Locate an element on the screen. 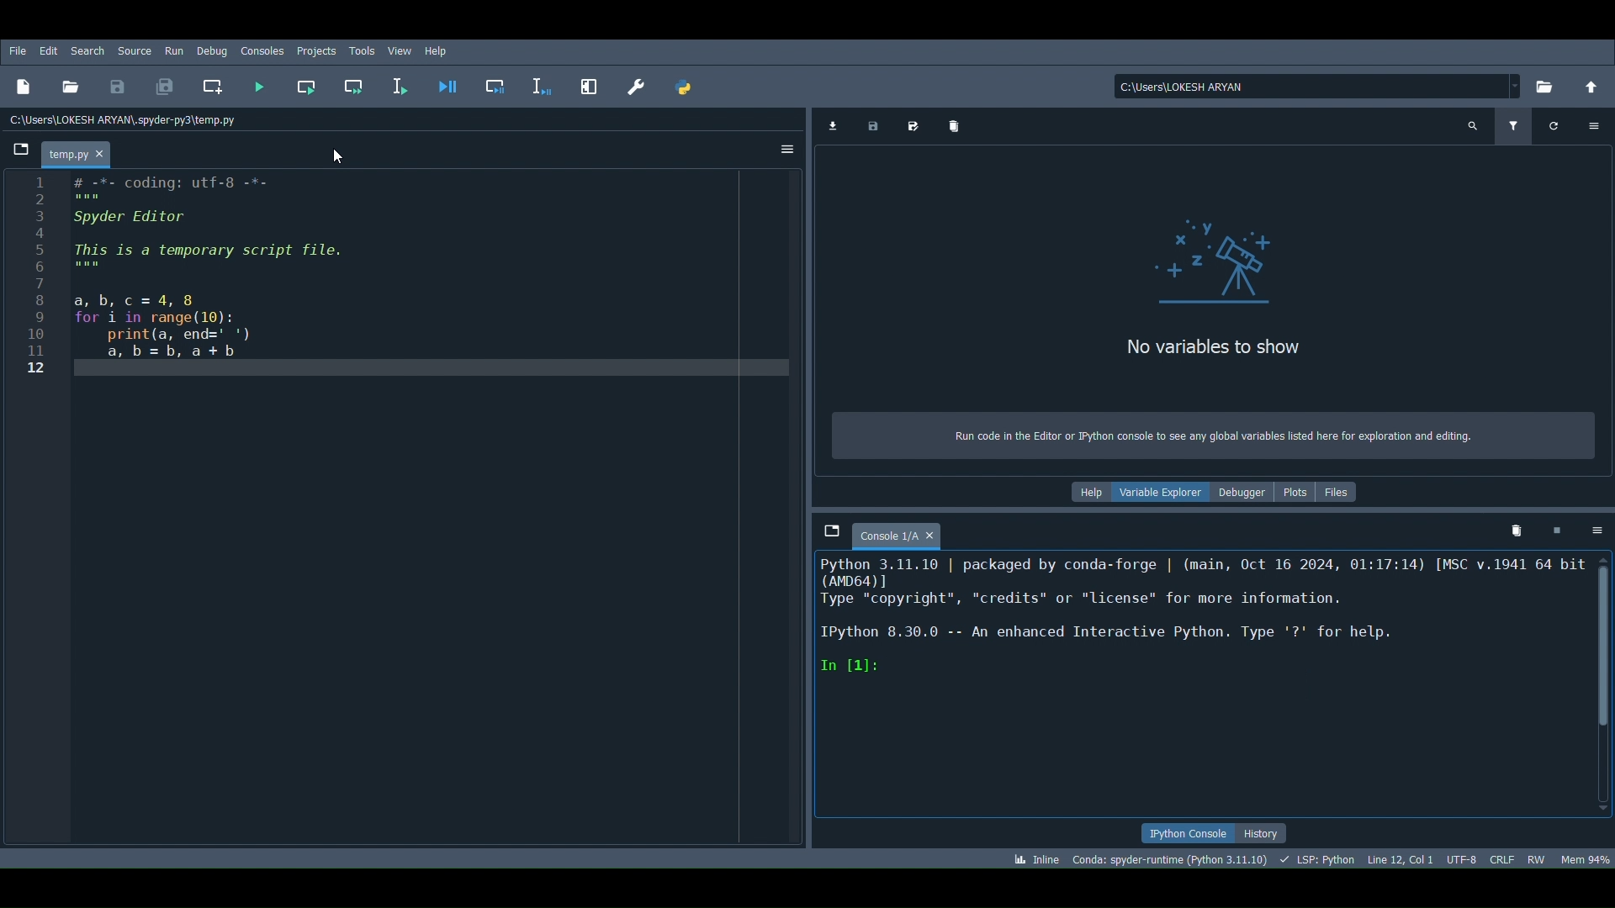 This screenshot has width=1615, height=908. Debugger is located at coordinates (1243, 493).